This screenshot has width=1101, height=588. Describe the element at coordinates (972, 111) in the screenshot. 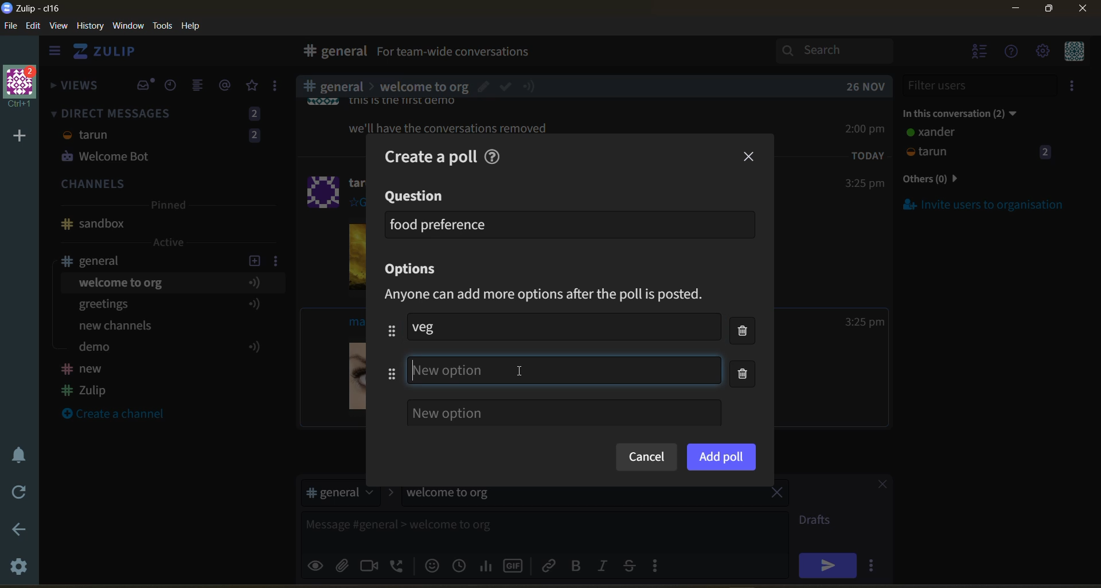

I see `in this conversation` at that location.